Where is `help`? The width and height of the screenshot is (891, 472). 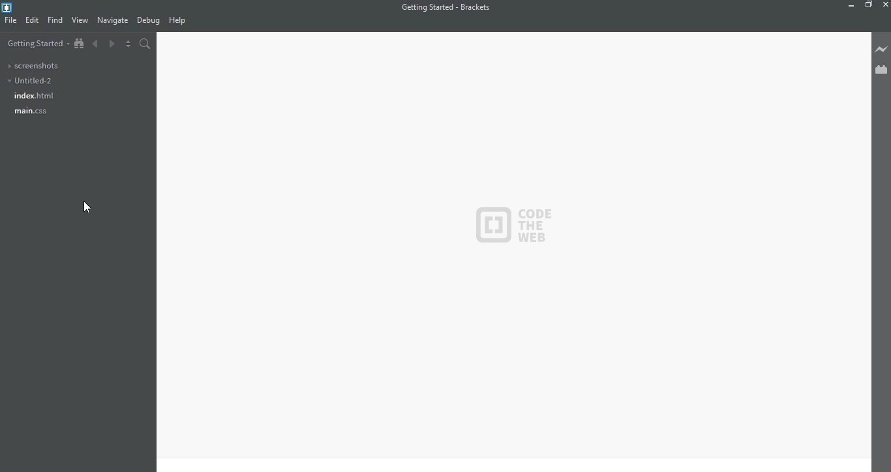 help is located at coordinates (182, 20).